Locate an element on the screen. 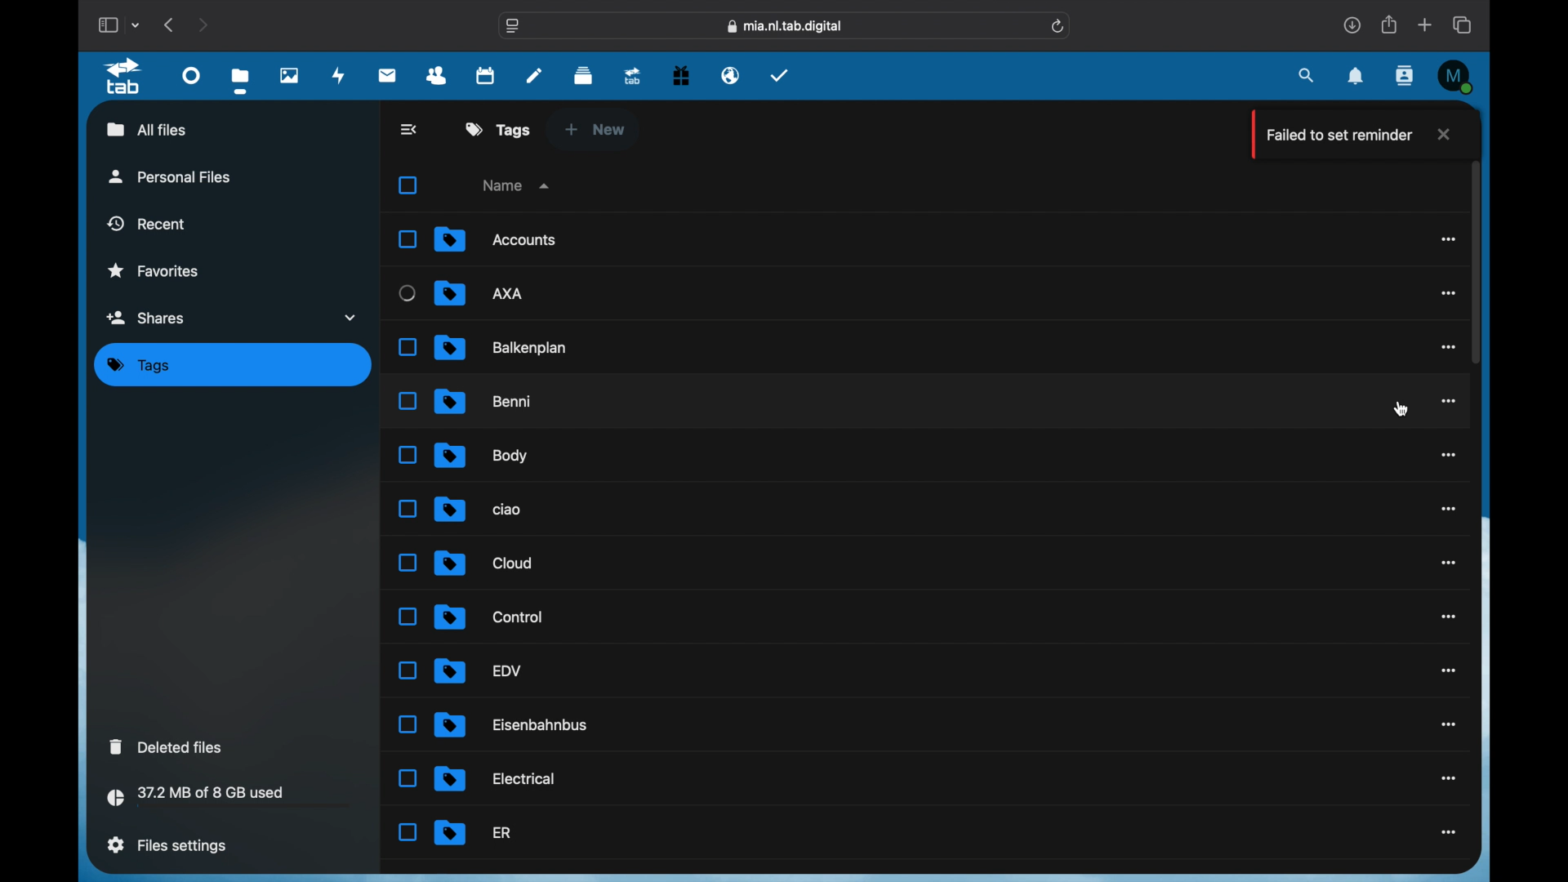  more options is located at coordinates (1450, 399).